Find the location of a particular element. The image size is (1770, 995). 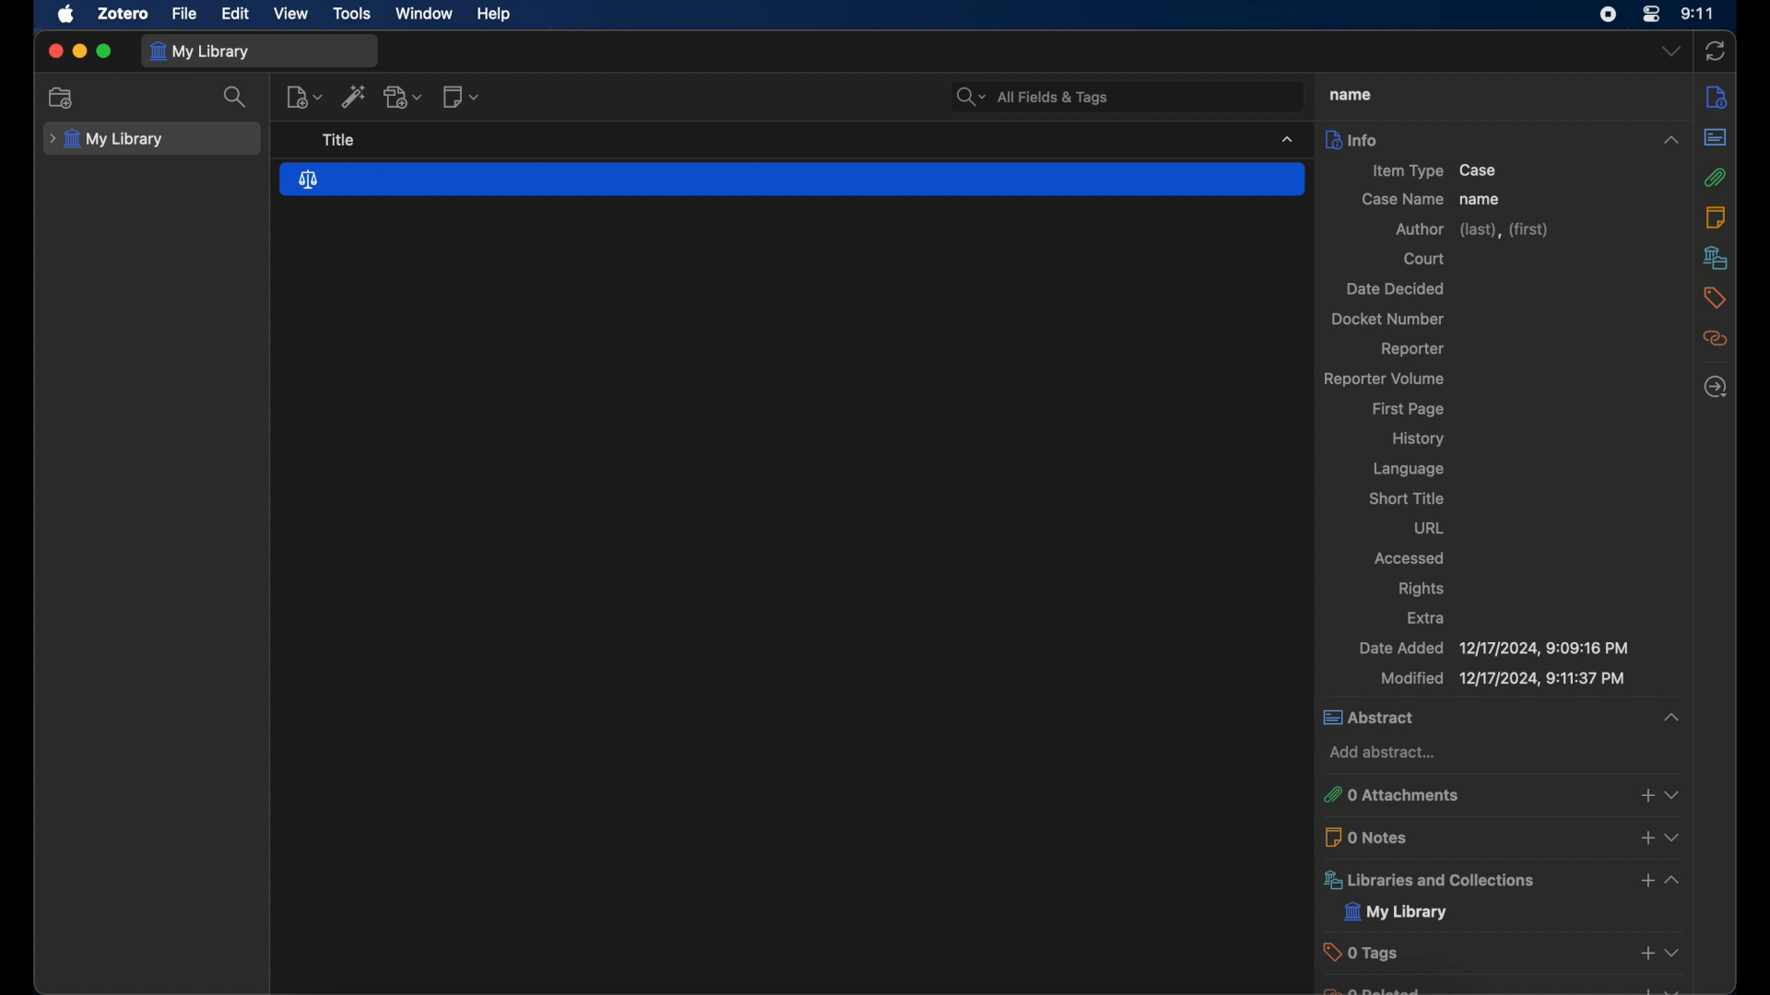

court is located at coordinates (1426, 258).